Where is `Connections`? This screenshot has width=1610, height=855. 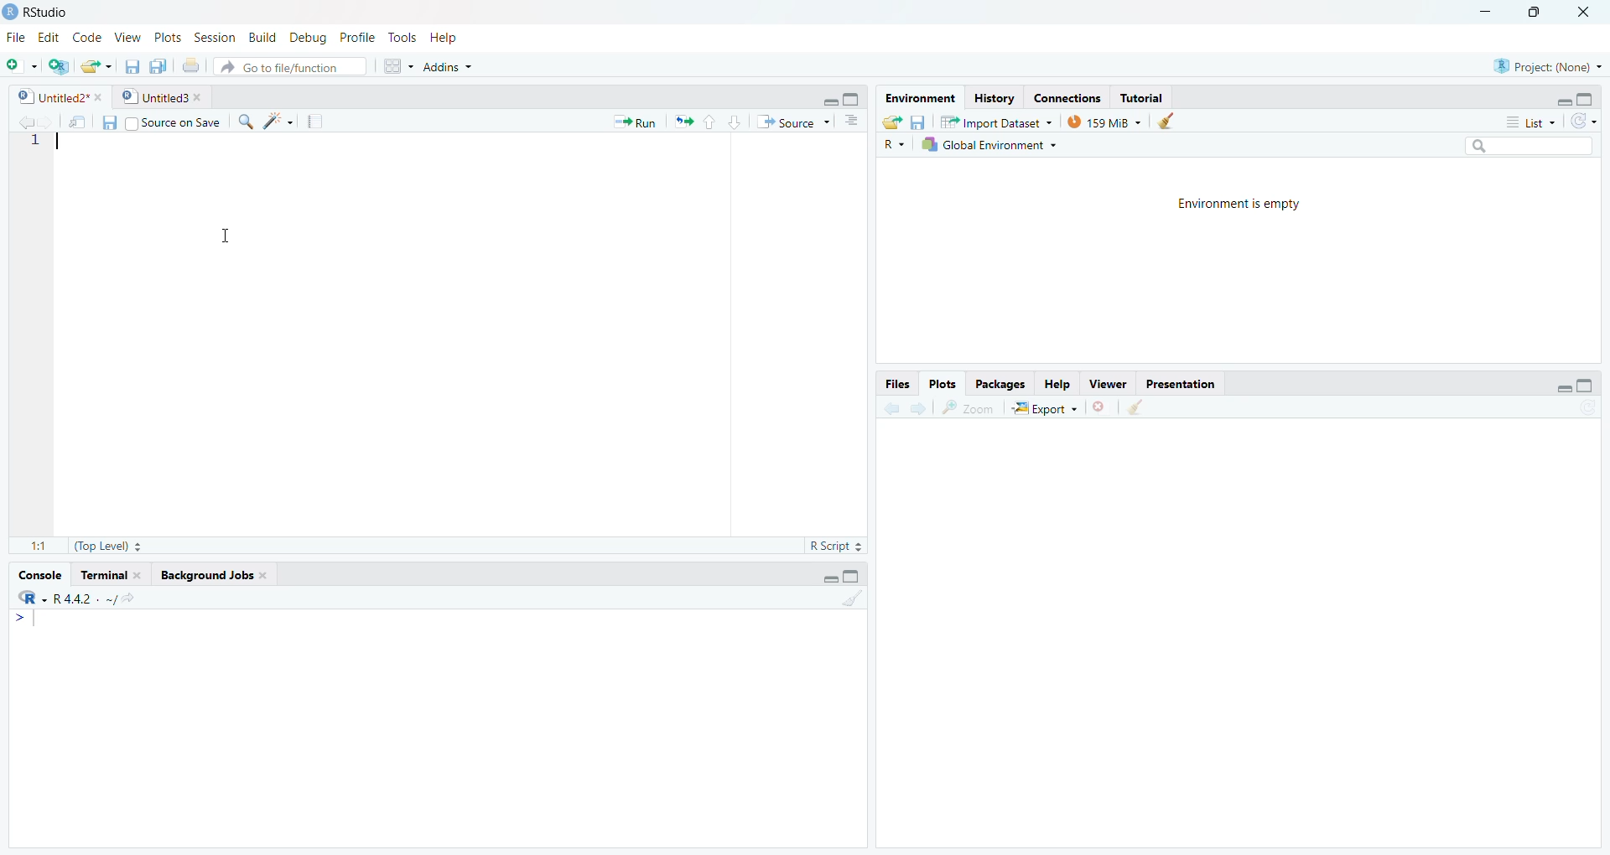
Connections is located at coordinates (1069, 98).